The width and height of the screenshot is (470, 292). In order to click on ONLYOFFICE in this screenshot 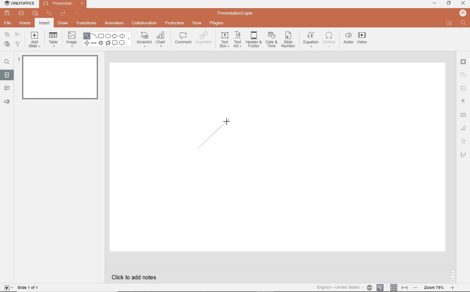, I will do `click(20, 4)`.